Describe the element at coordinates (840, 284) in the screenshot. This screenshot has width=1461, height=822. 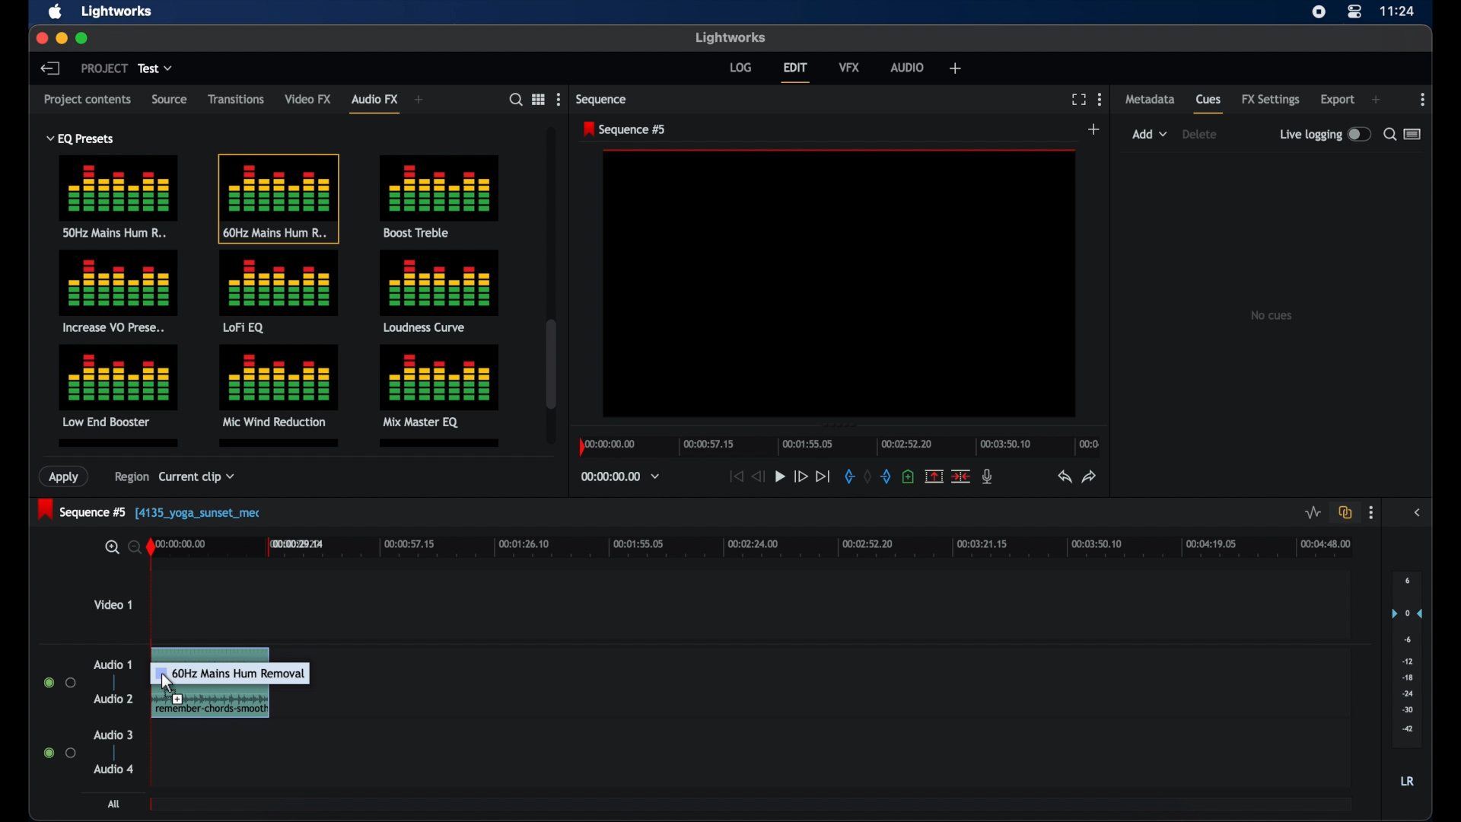
I see `video preview` at that location.